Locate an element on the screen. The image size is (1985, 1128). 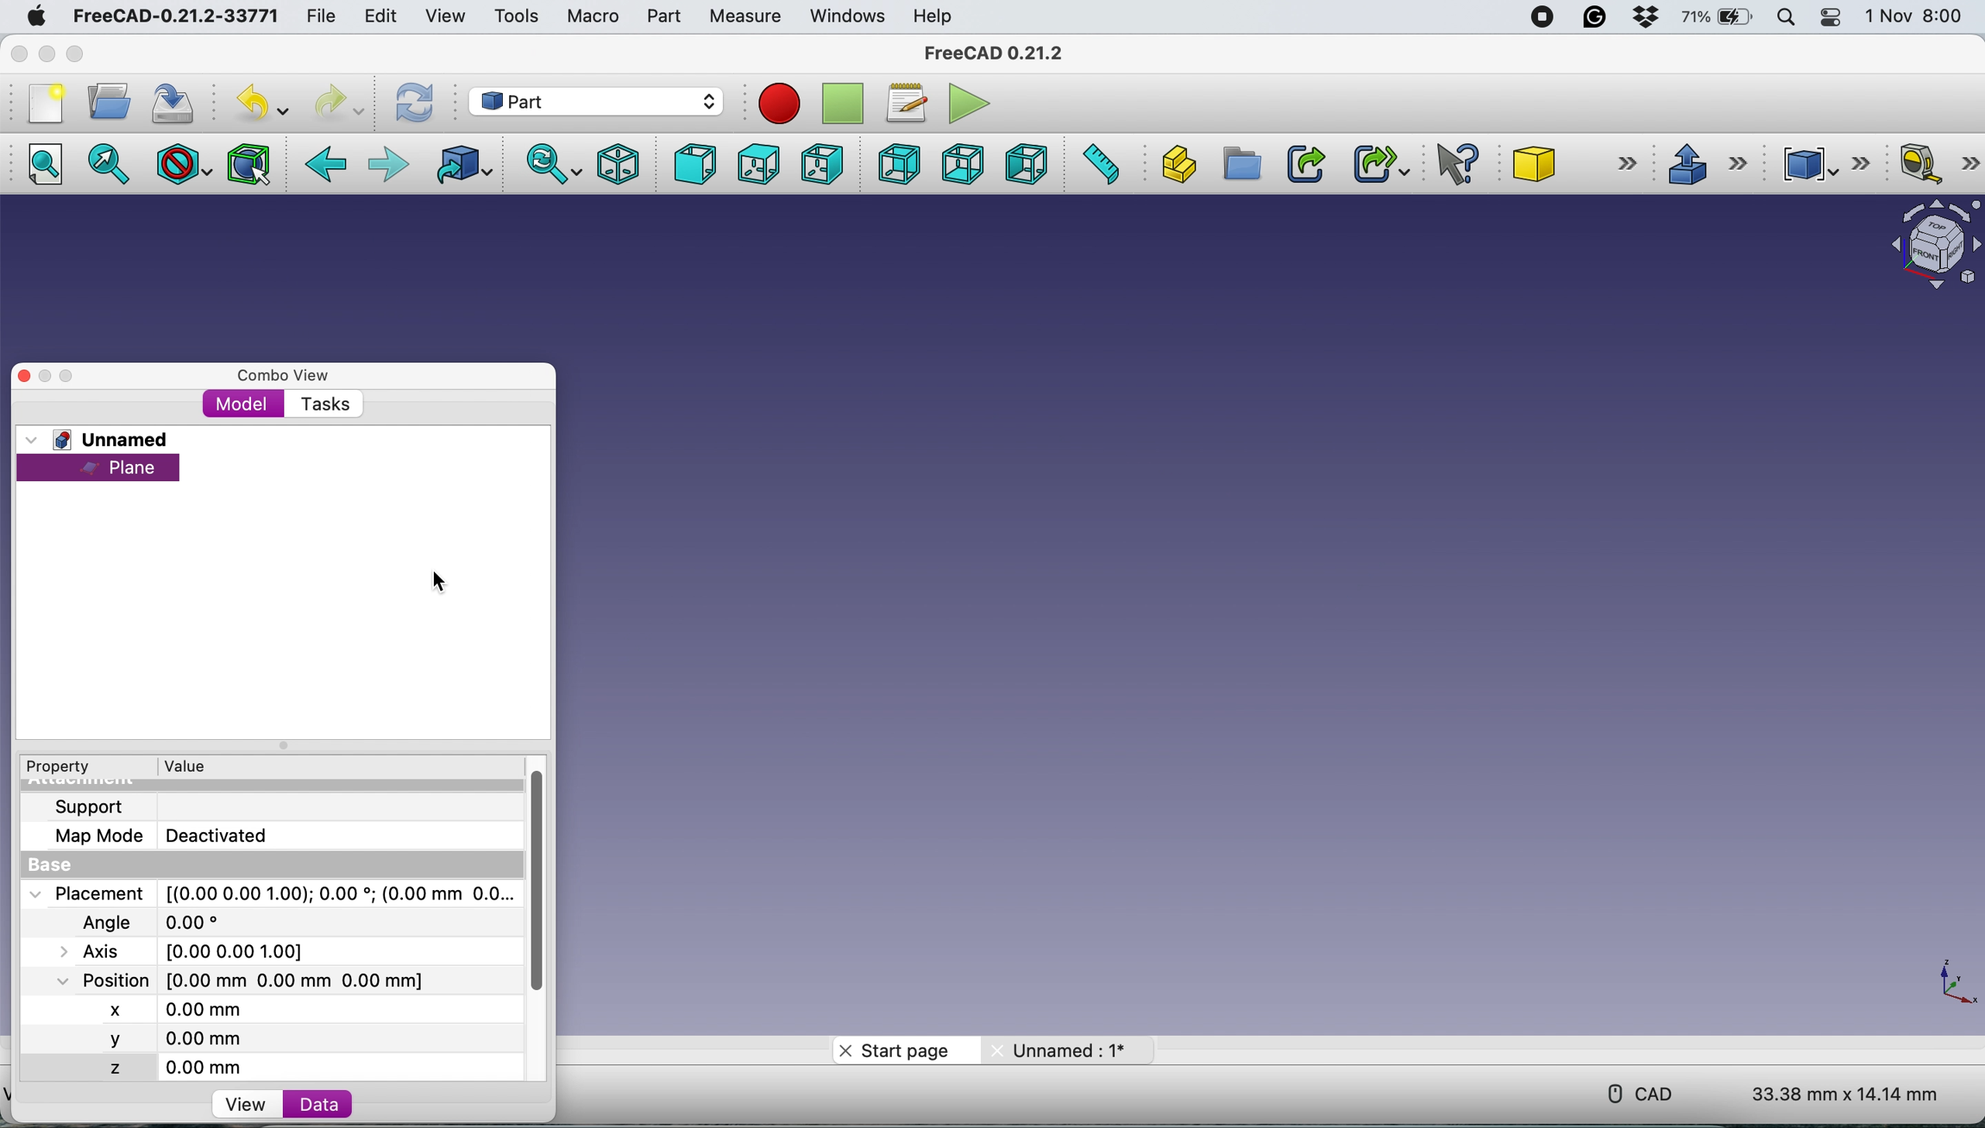
create part is located at coordinates (1175, 163).